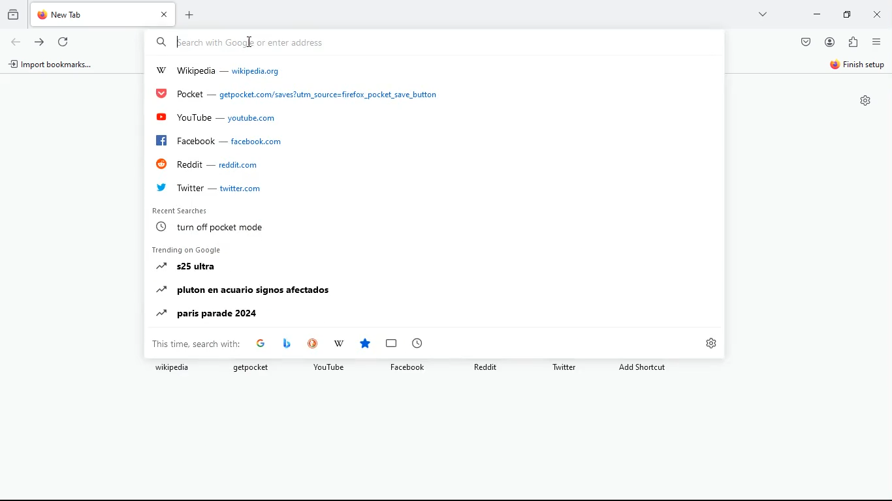 The image size is (892, 501). Describe the element at coordinates (366, 343) in the screenshot. I see `Starred` at that location.